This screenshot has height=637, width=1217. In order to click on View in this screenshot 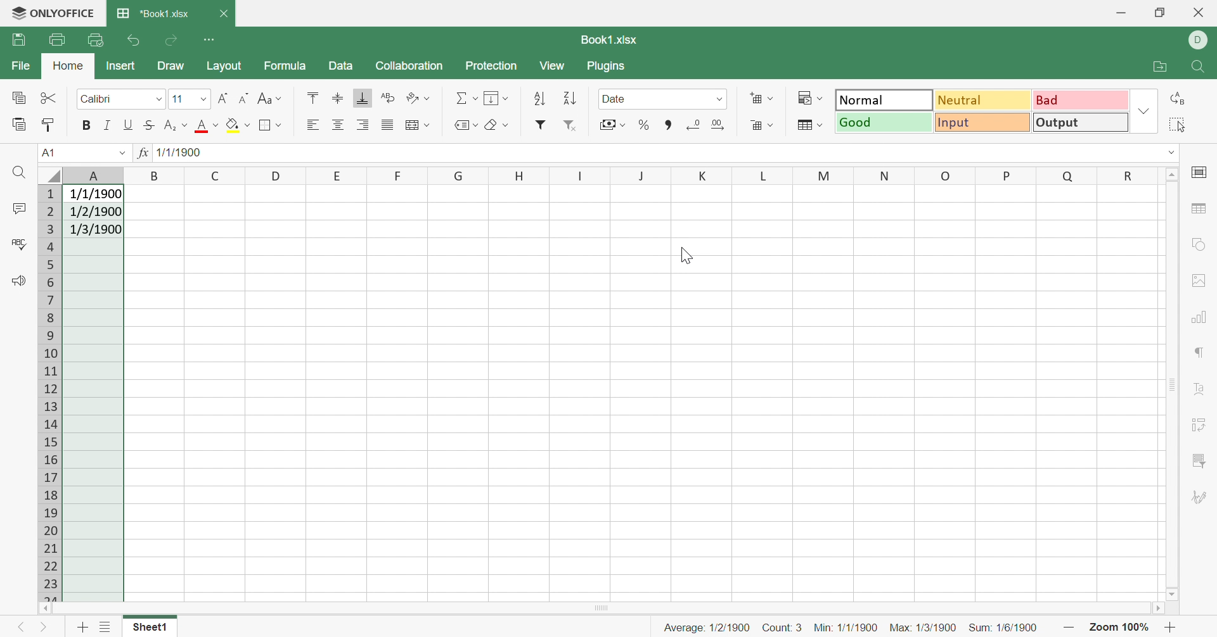, I will do `click(552, 66)`.